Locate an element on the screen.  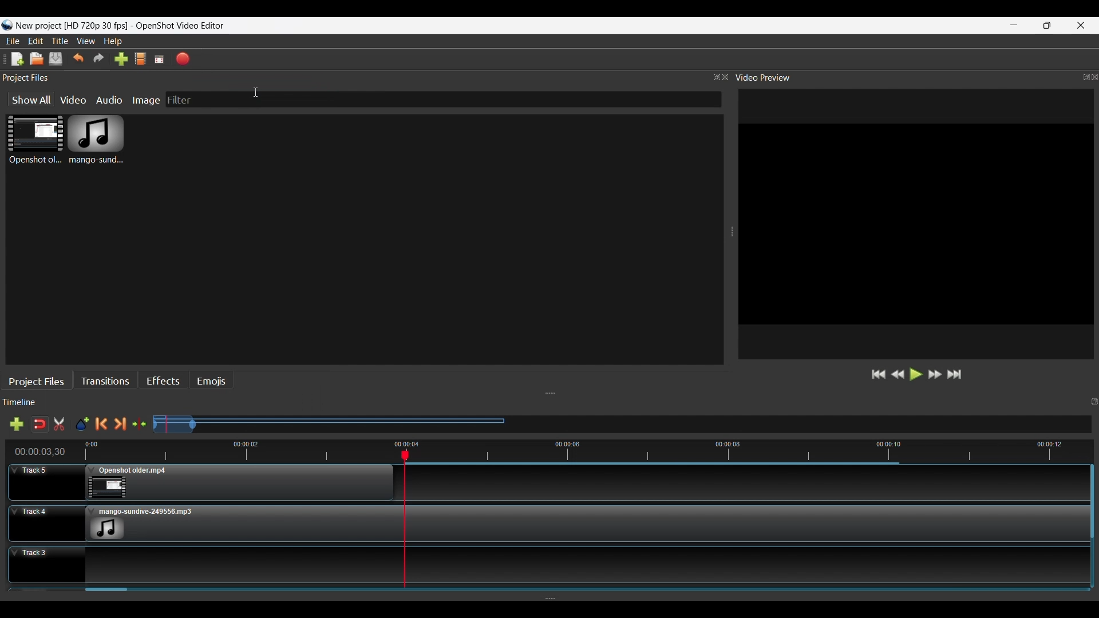
Selected File is located at coordinates (329, 419).